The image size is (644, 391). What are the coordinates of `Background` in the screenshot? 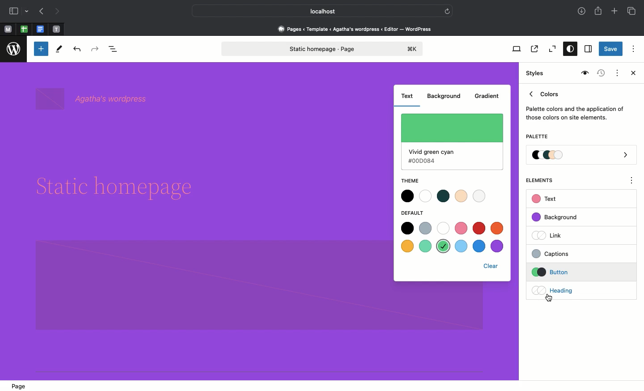 It's located at (445, 97).